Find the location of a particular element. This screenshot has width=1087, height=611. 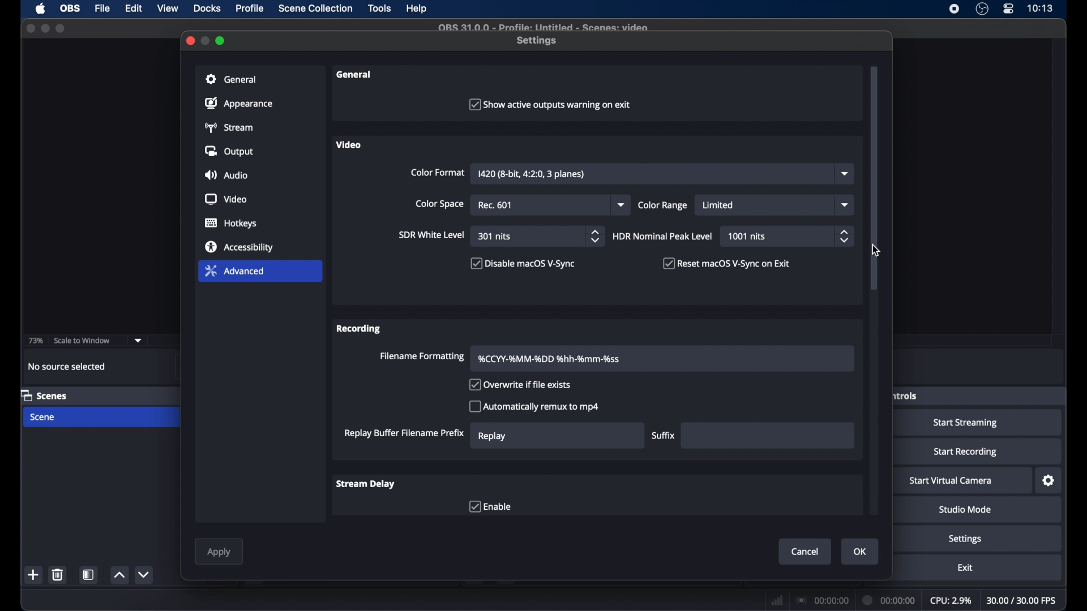

add is located at coordinates (33, 574).